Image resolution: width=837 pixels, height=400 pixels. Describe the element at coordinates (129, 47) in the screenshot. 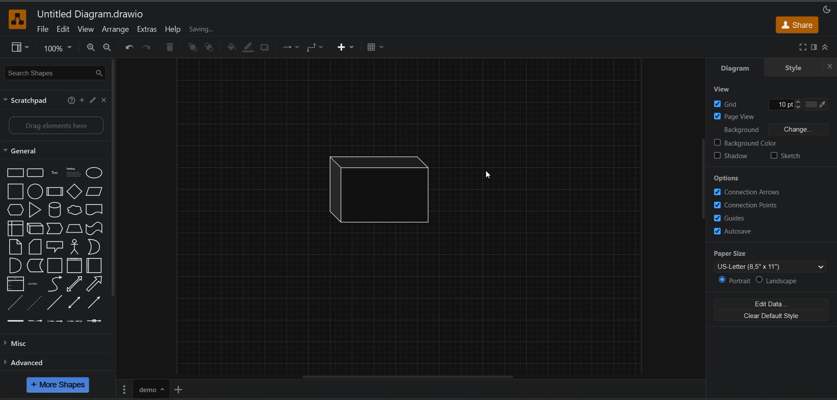

I see `undo` at that location.